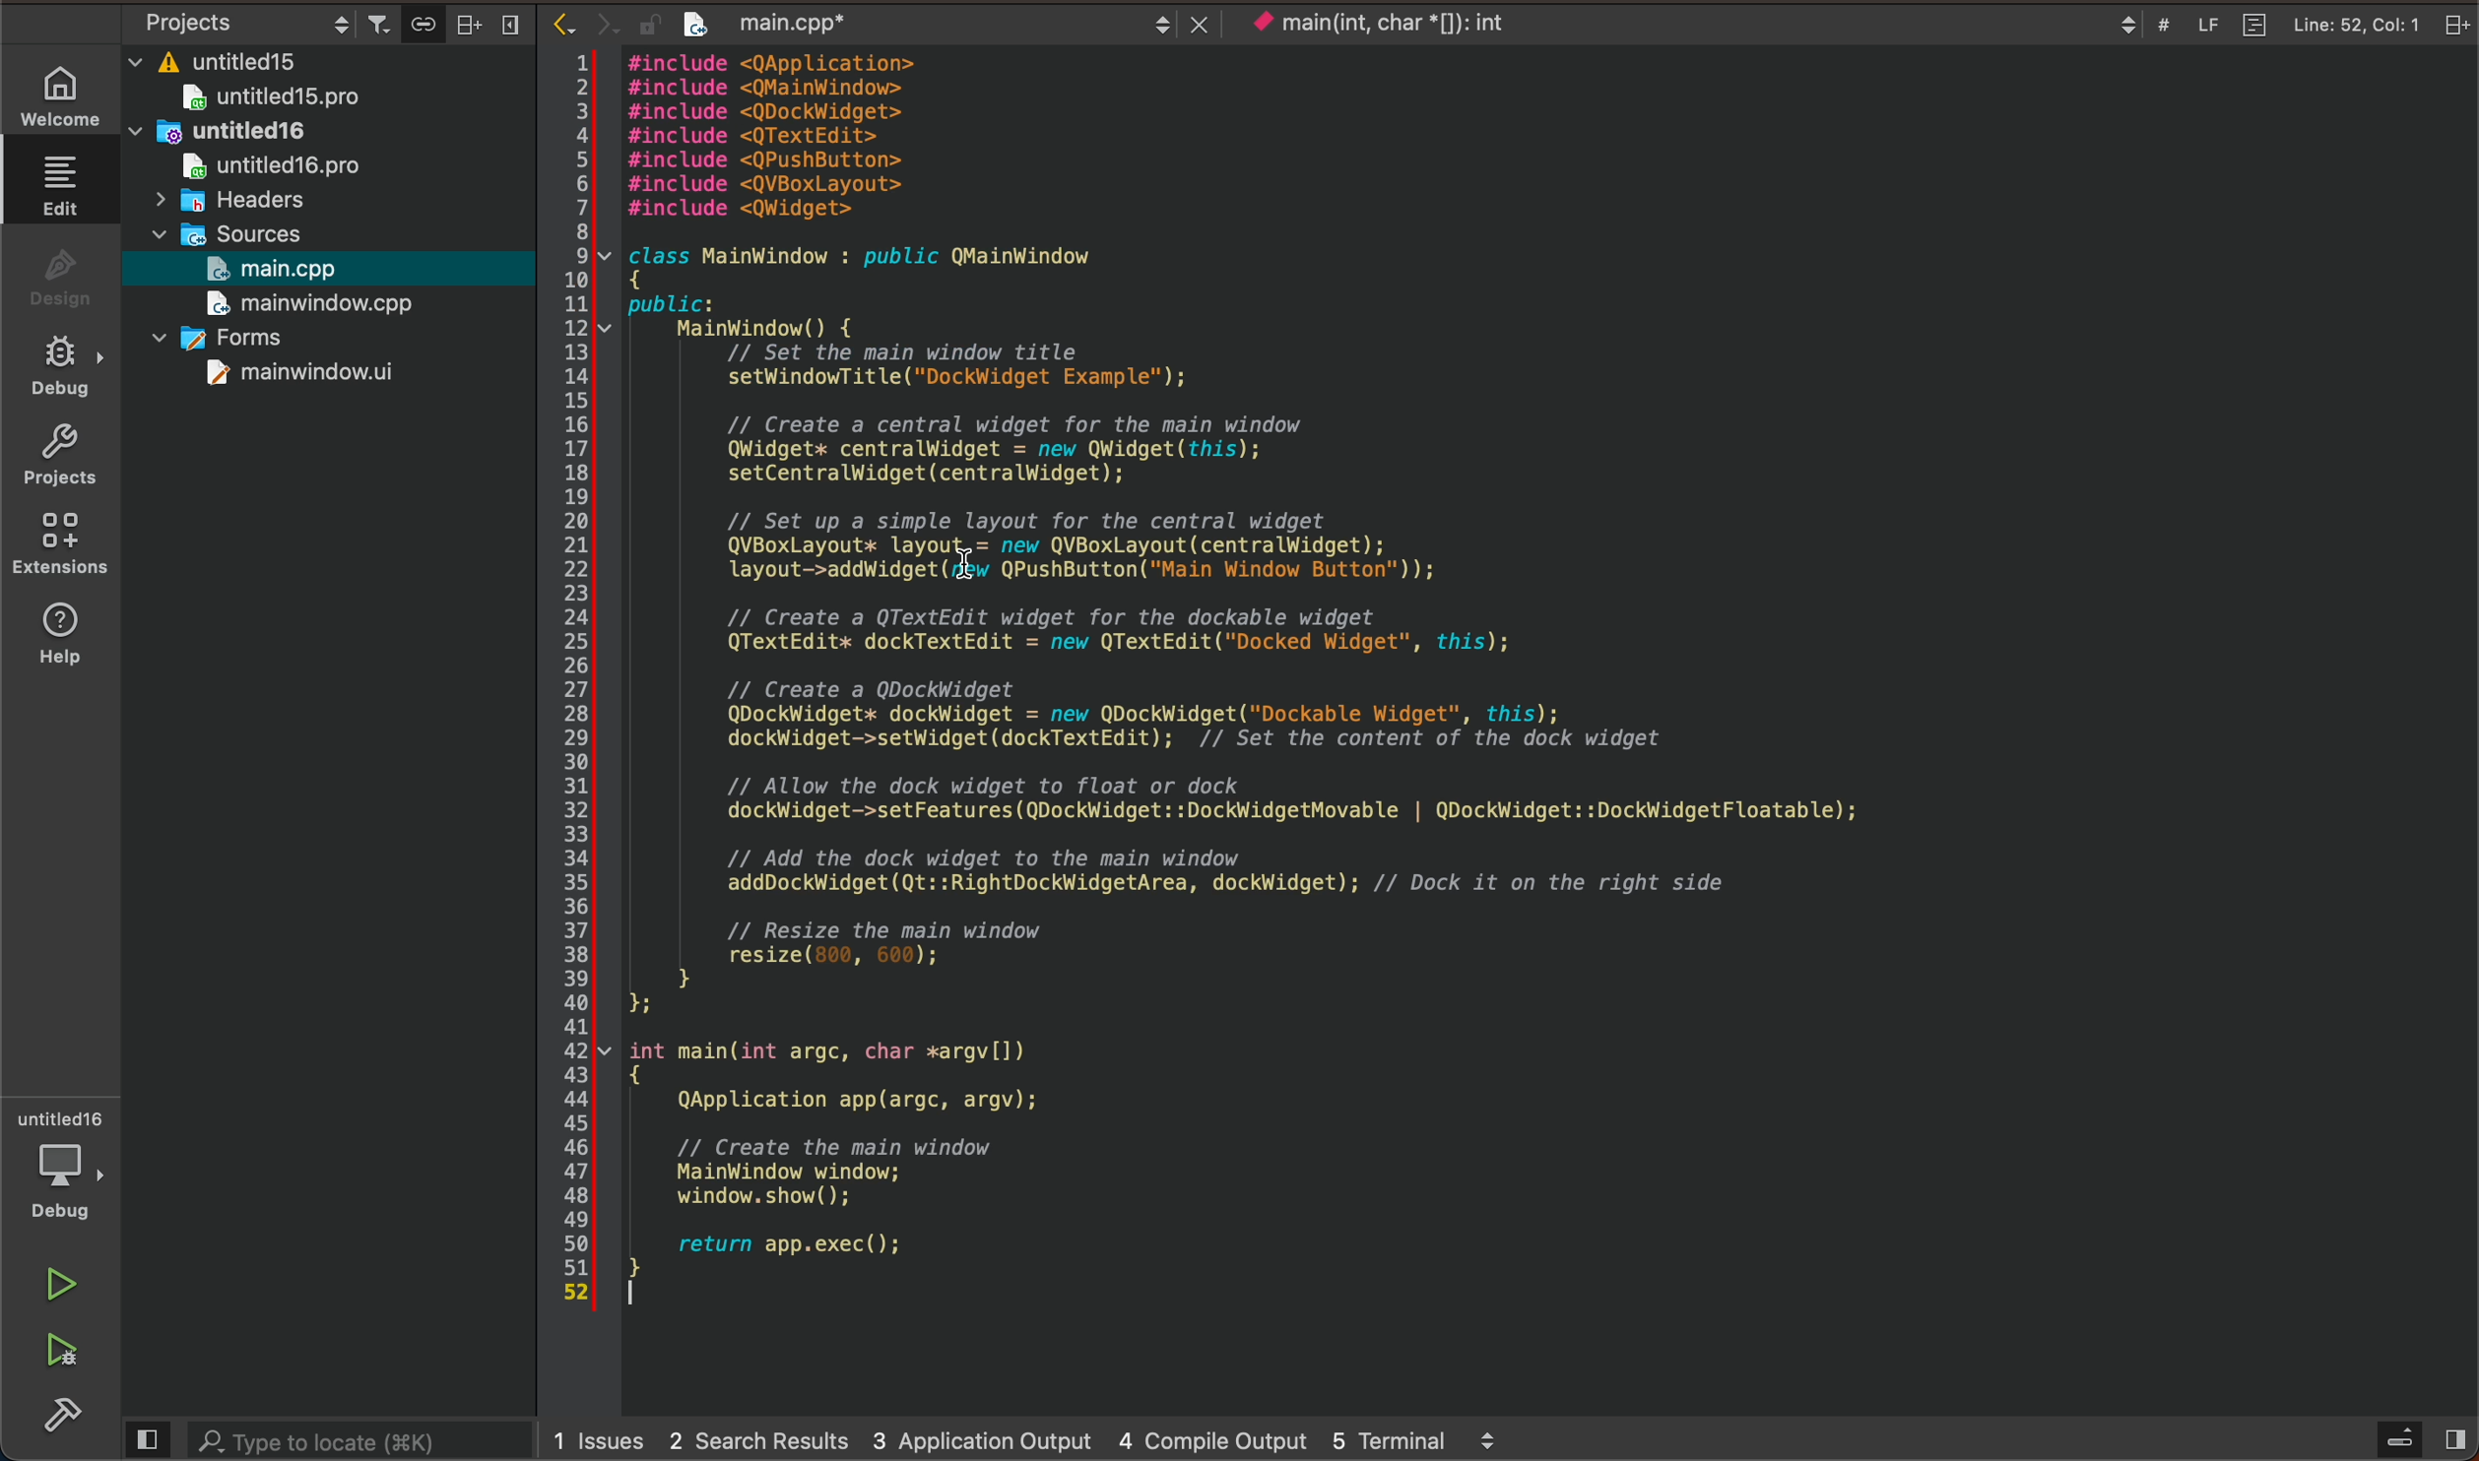 This screenshot has width=2479, height=1461. Describe the element at coordinates (66, 1350) in the screenshot. I see `run and debug` at that location.